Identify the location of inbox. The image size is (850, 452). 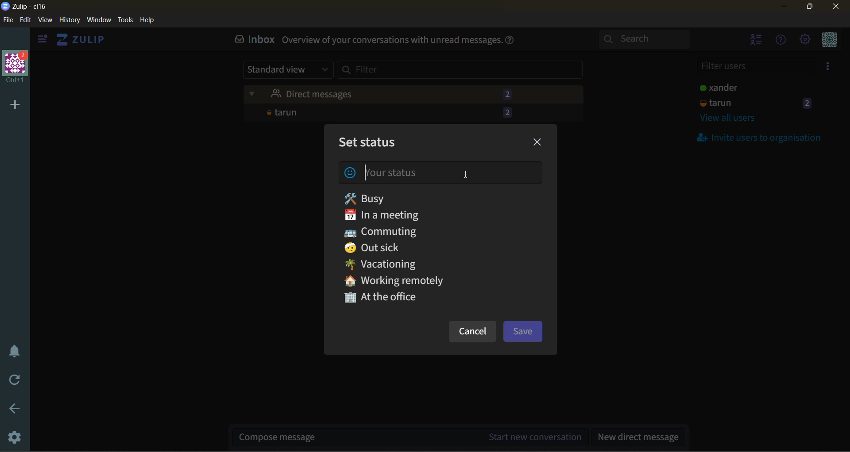
(252, 41).